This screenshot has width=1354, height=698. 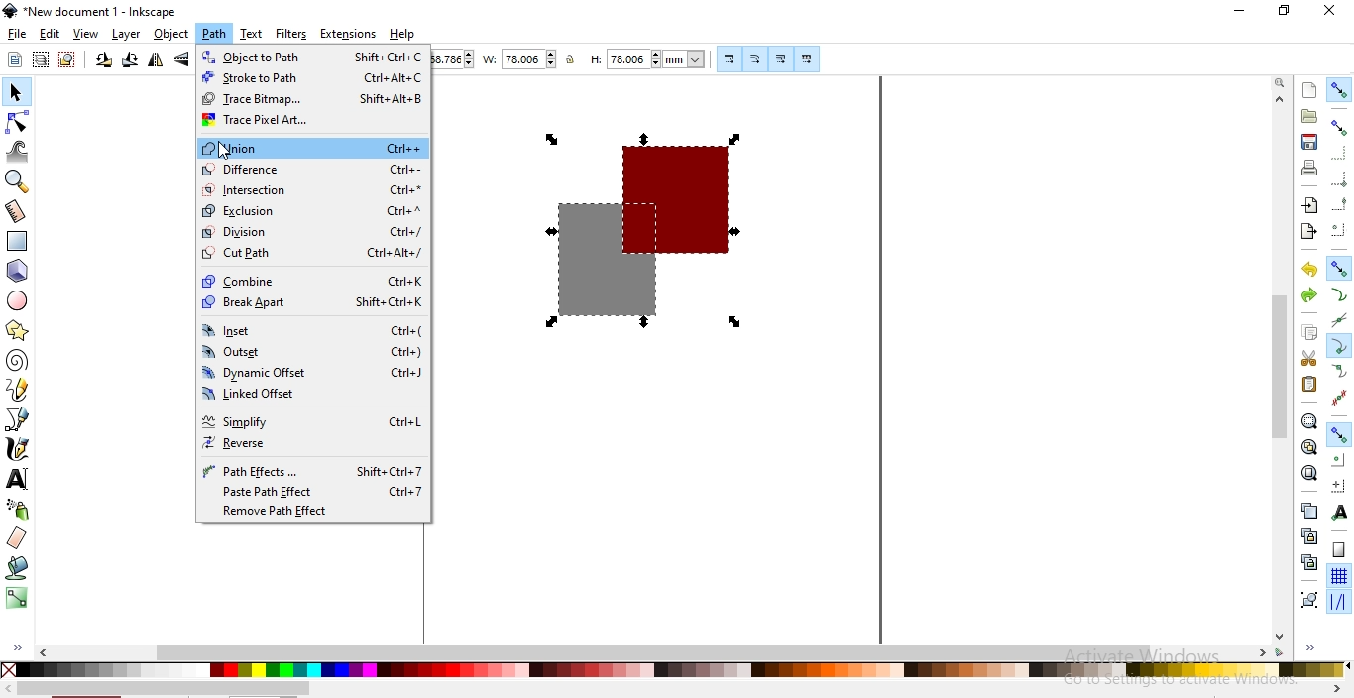 I want to click on scrollbar, so click(x=164, y=689).